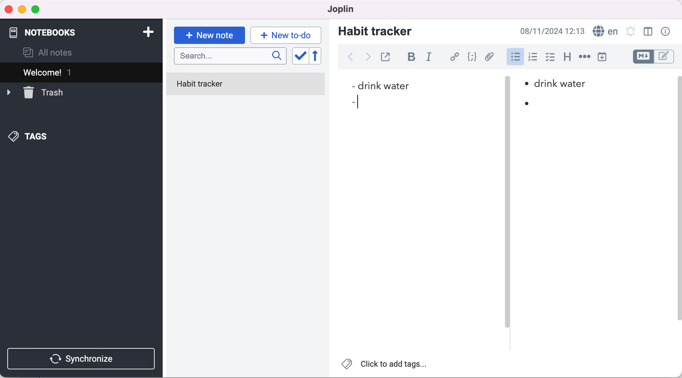 The image size is (682, 378). I want to click on vertical slider, so click(507, 210).